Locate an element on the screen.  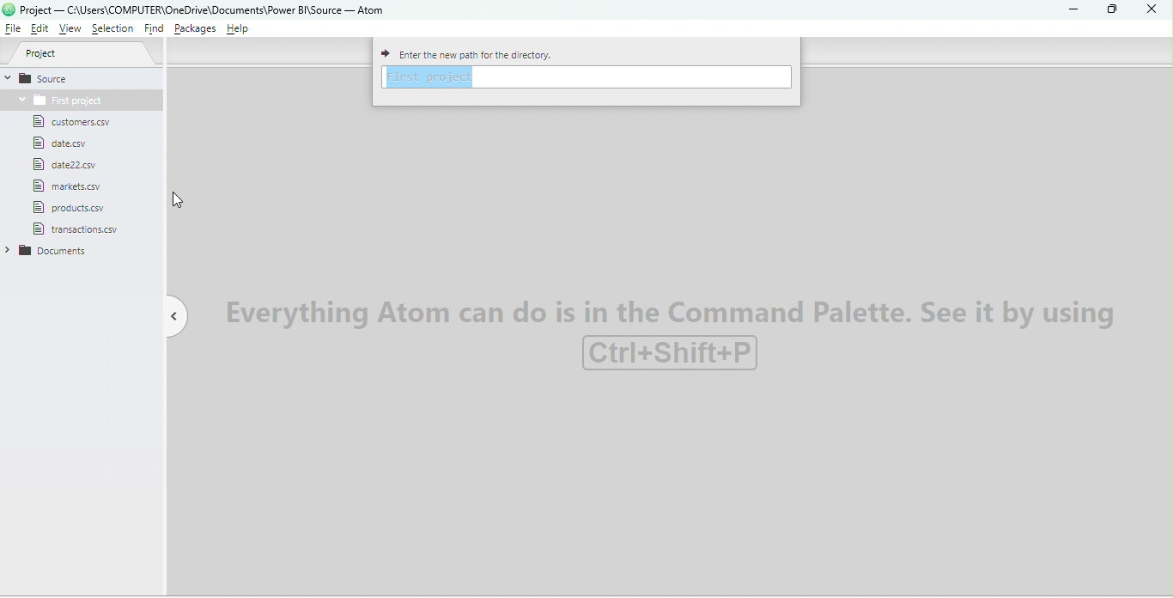
File is located at coordinates (77, 122).